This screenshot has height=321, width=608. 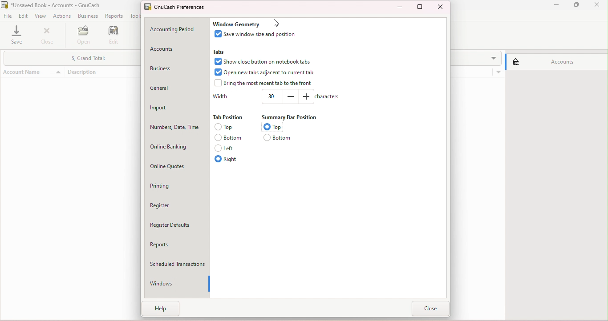 What do you see at coordinates (580, 6) in the screenshot?
I see `Maximize` at bounding box center [580, 6].